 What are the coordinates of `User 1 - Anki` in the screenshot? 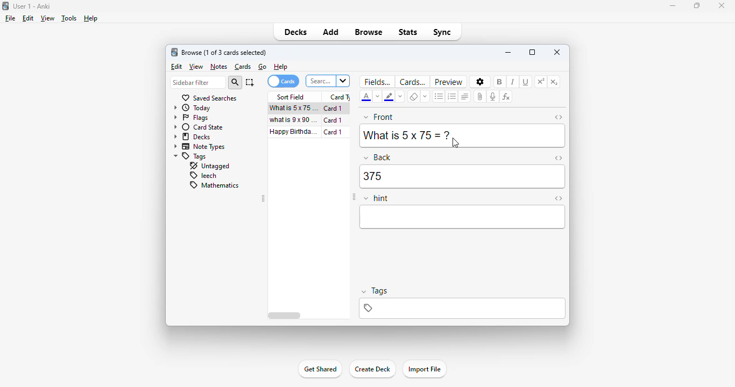 It's located at (32, 6).